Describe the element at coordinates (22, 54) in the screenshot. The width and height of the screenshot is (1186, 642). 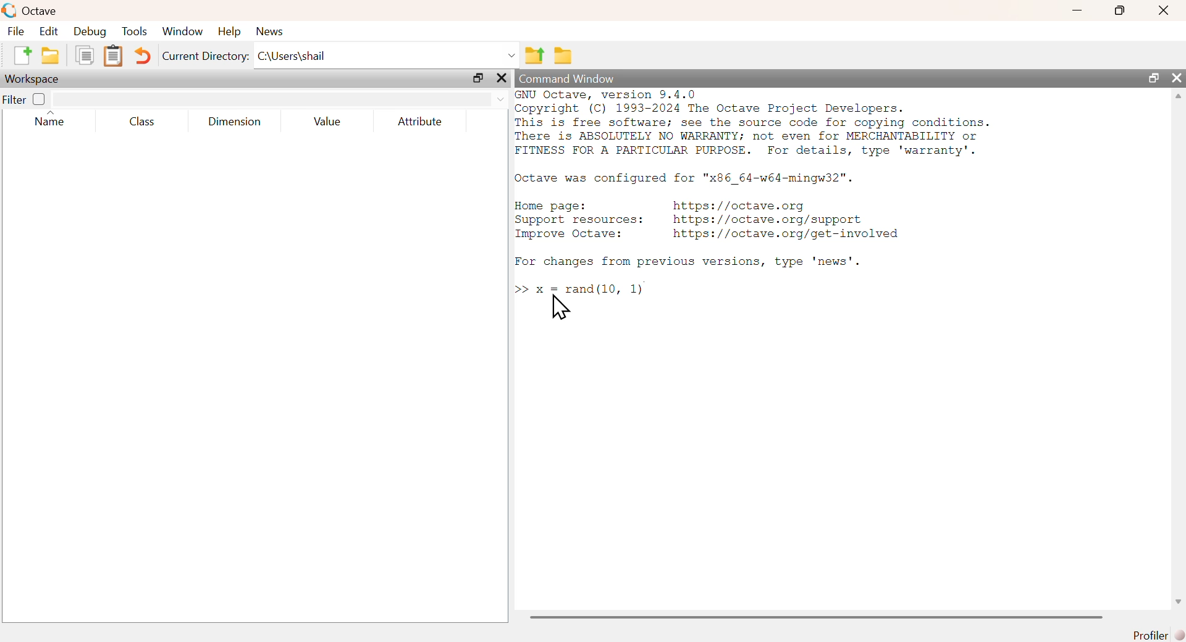
I see `new script` at that location.